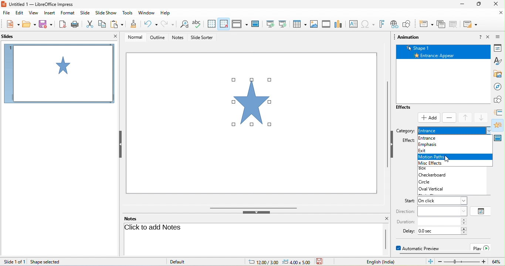  I want to click on notes, so click(179, 38).